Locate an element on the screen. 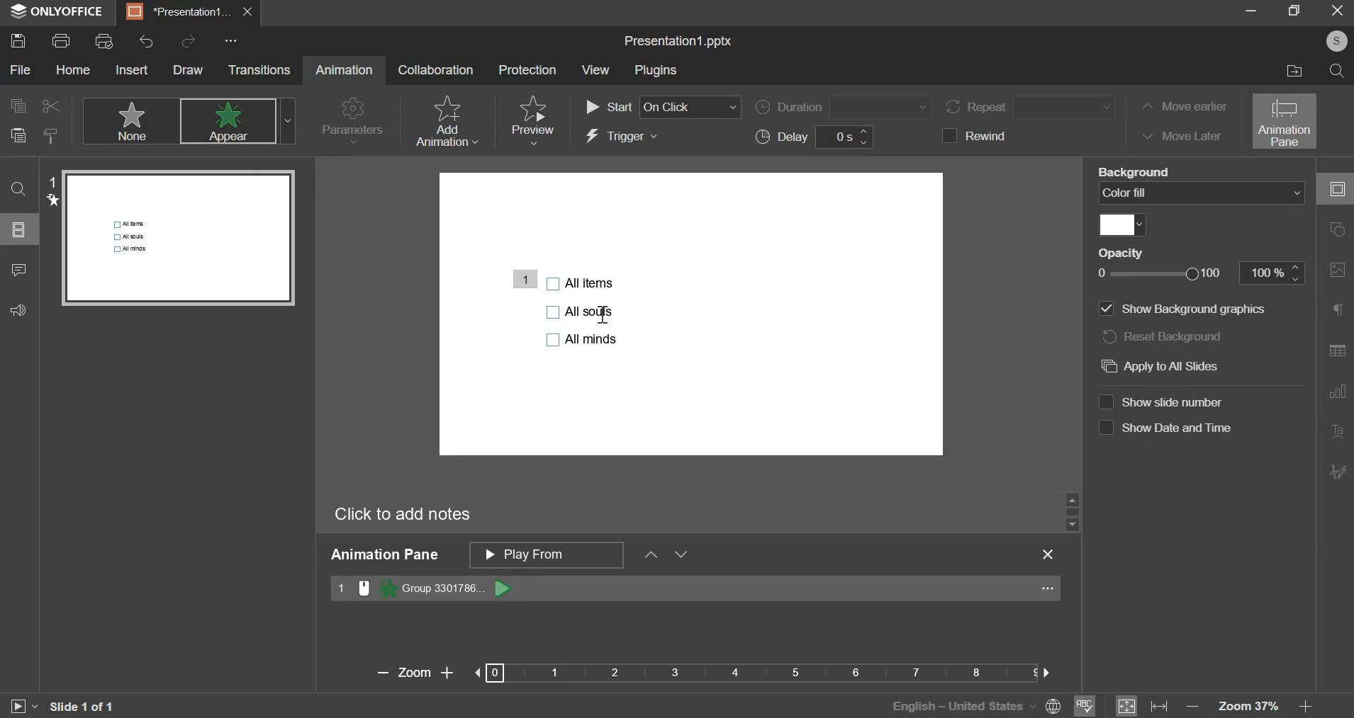  cut is located at coordinates (48, 106).